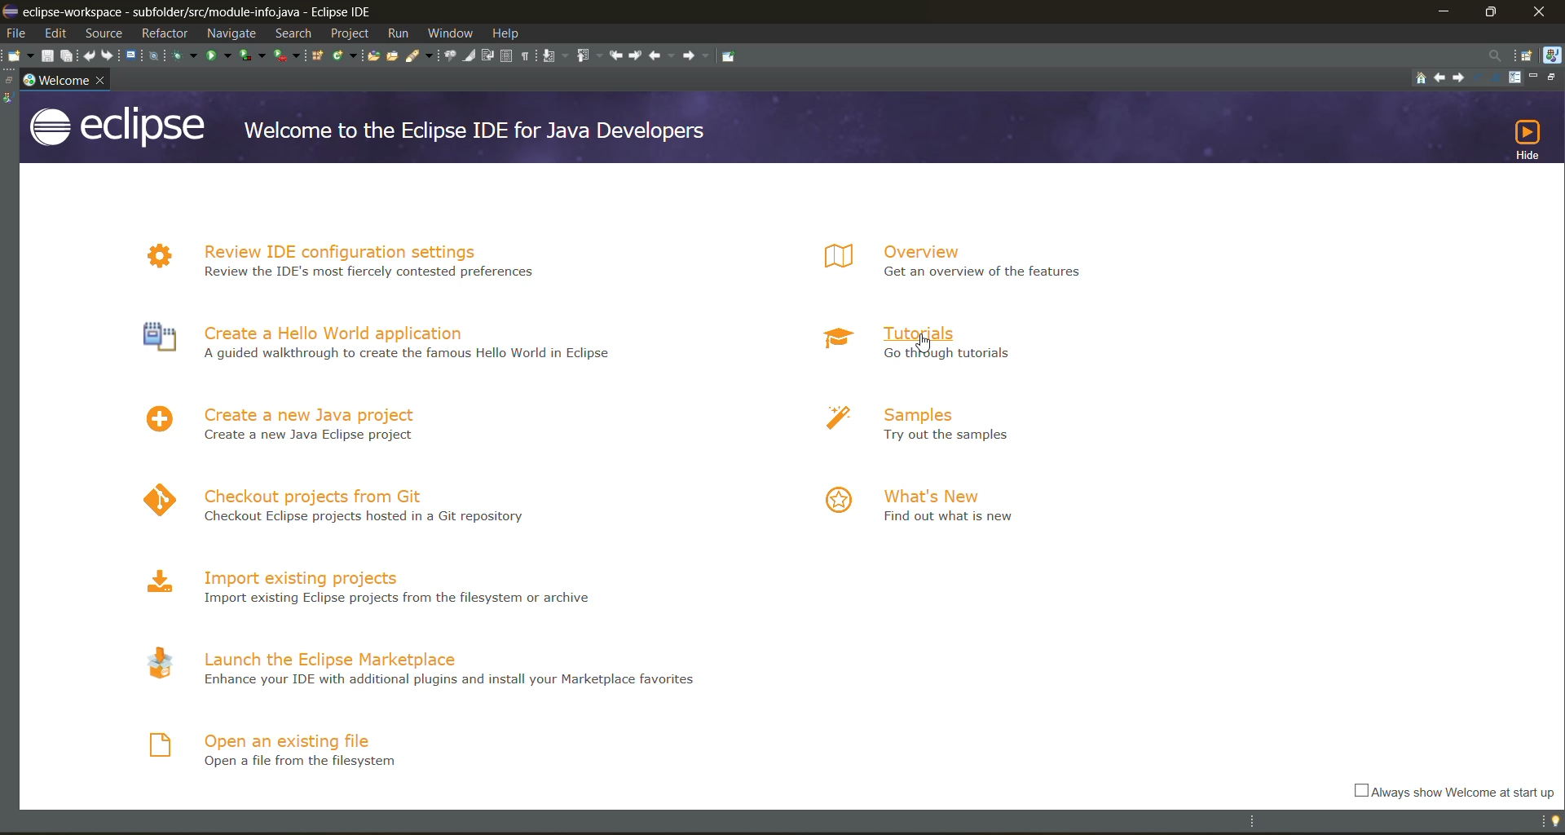 This screenshot has height=835, width=1565. Describe the element at coordinates (219, 56) in the screenshot. I see `run` at that location.